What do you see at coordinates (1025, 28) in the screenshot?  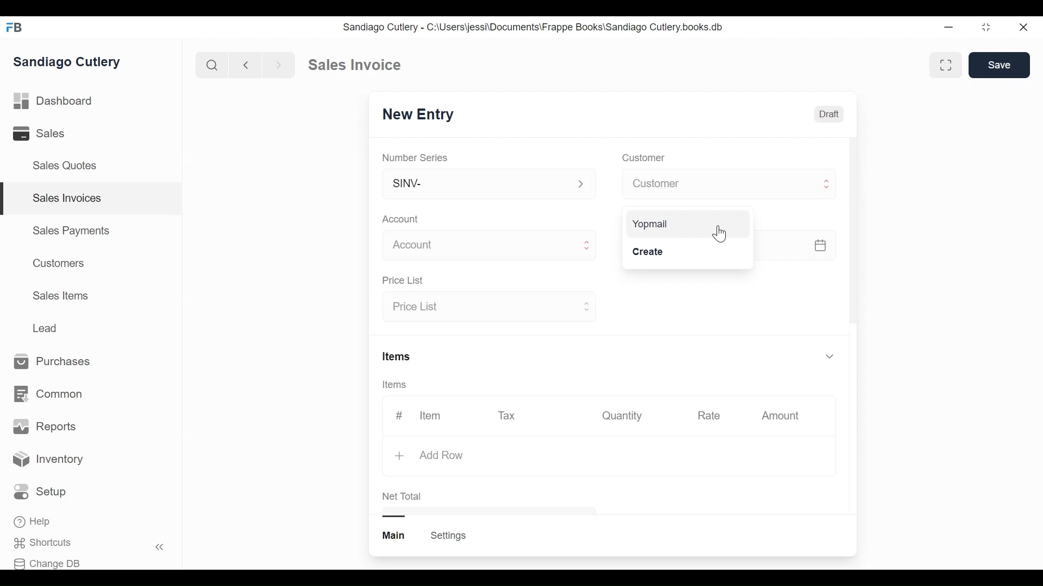 I see `close` at bounding box center [1025, 28].